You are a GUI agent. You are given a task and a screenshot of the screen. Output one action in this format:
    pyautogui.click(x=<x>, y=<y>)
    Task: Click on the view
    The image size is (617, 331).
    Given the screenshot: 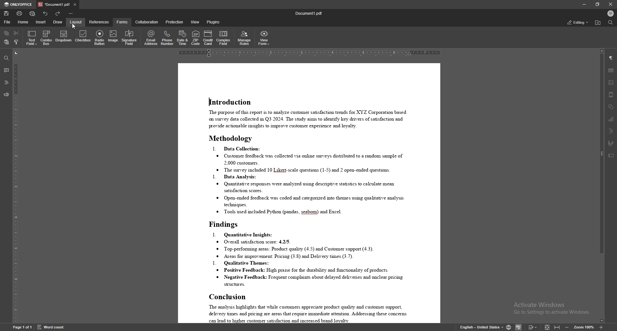 What is the action you would take?
    pyautogui.click(x=195, y=22)
    